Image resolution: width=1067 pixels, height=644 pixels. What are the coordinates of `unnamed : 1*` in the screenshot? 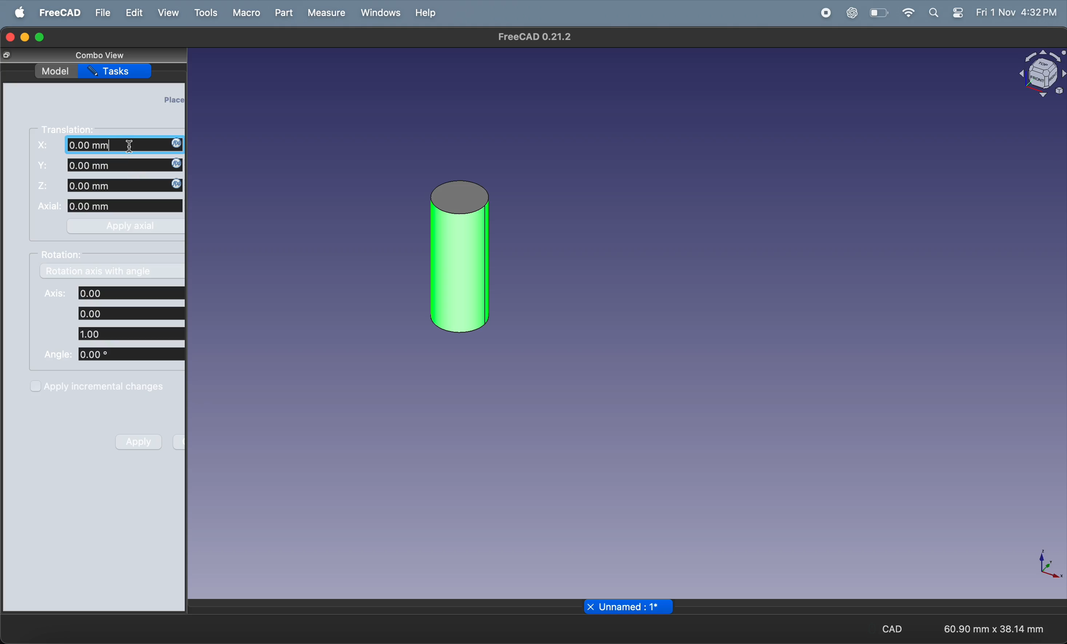 It's located at (635, 607).